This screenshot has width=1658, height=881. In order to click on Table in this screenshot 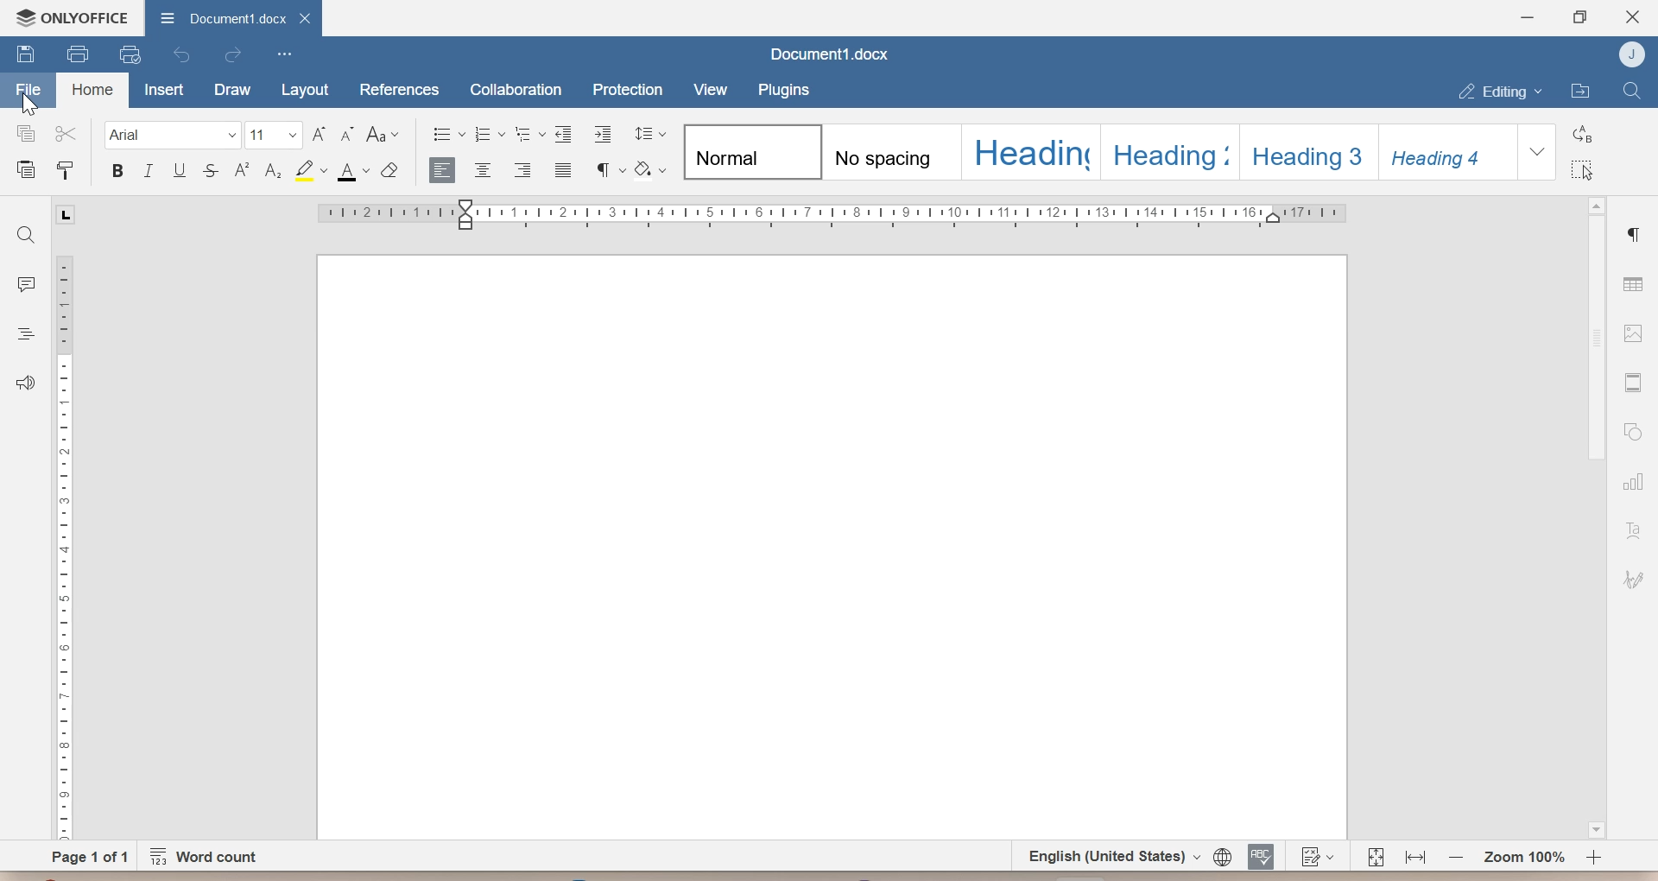, I will do `click(1633, 281)`.